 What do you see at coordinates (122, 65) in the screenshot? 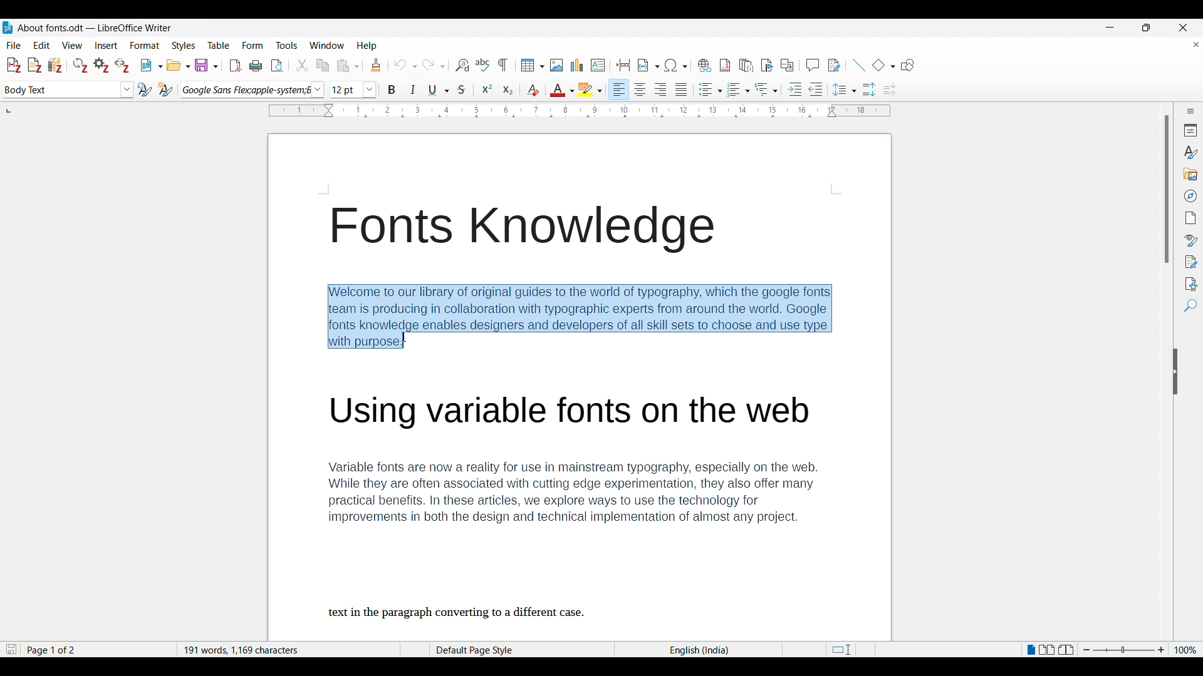
I see `Unlink citations` at bounding box center [122, 65].